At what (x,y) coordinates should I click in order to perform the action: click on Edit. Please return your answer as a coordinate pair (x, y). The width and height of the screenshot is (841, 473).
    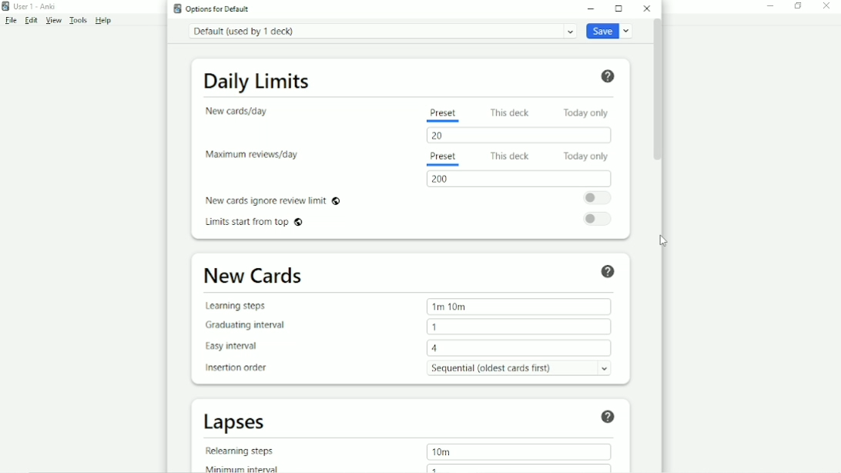
    Looking at the image, I should click on (32, 20).